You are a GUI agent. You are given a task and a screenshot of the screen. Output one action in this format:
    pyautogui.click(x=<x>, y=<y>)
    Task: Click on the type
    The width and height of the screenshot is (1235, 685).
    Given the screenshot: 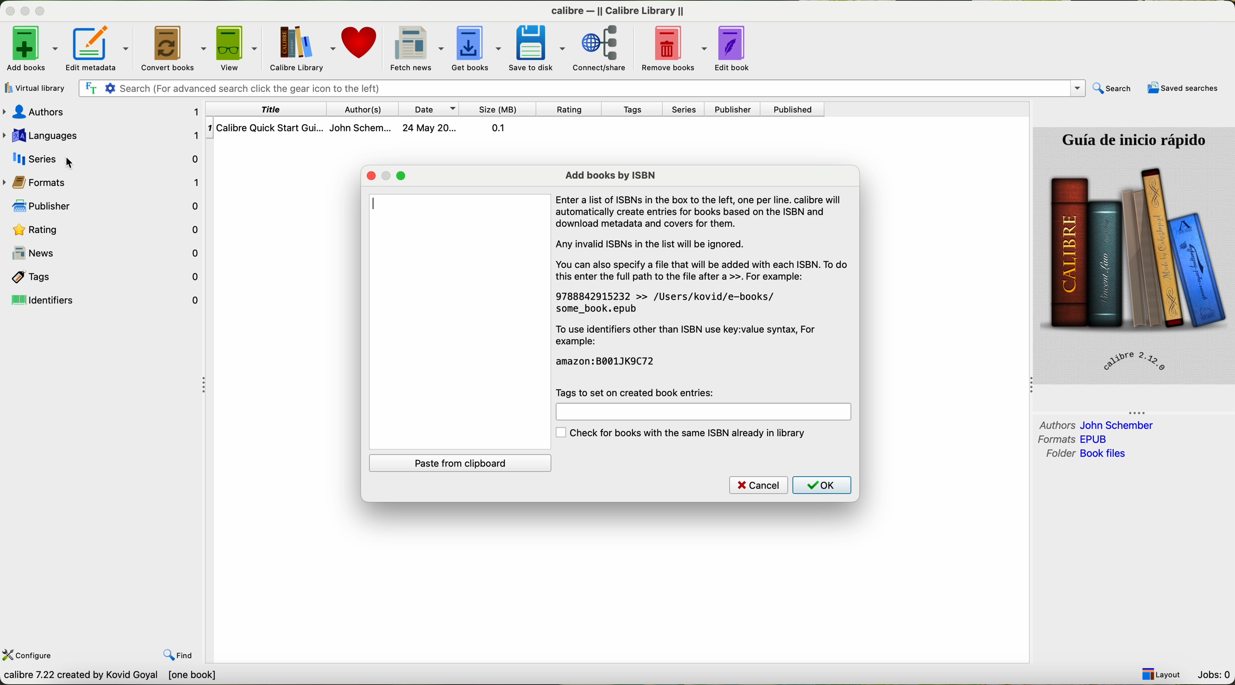 What is the action you would take?
    pyautogui.click(x=379, y=204)
    